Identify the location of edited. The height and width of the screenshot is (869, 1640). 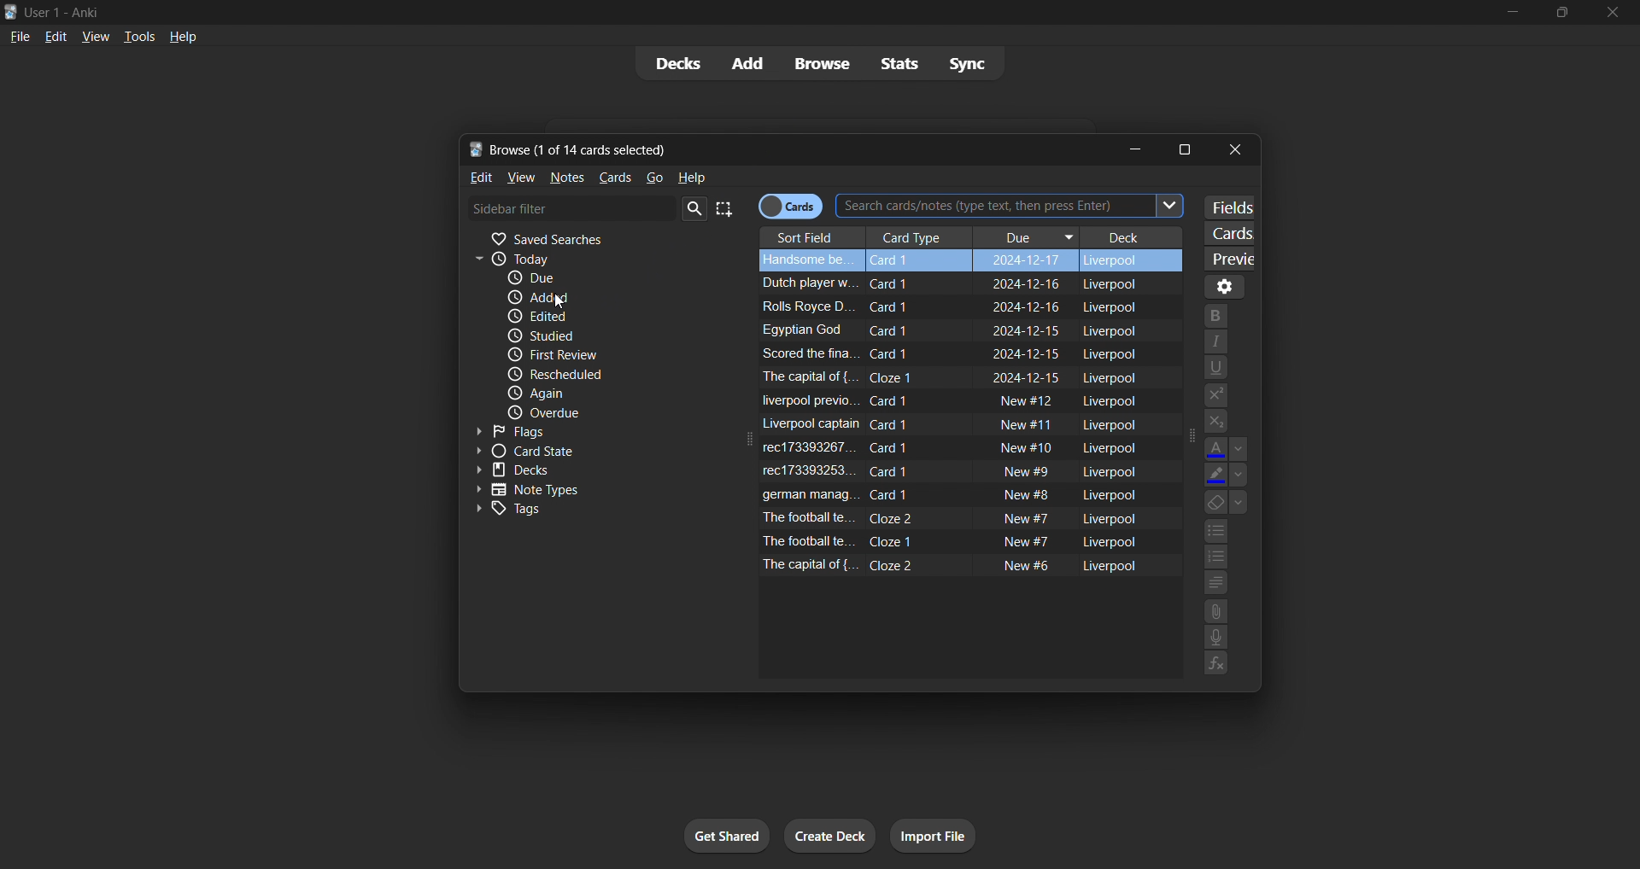
(589, 317).